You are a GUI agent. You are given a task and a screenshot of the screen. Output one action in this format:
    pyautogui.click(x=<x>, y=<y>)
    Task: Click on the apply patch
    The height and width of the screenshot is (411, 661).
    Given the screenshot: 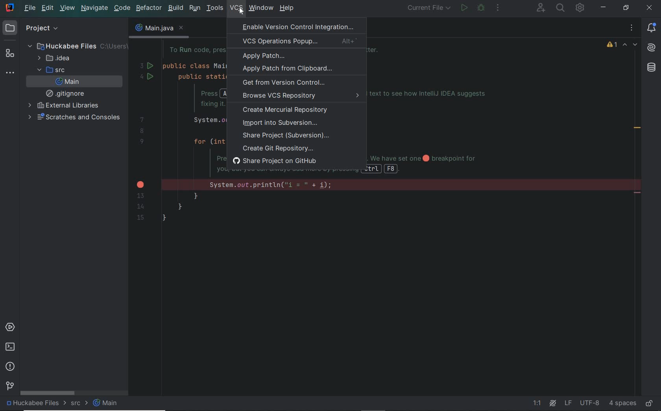 What is the action you would take?
    pyautogui.click(x=264, y=56)
    